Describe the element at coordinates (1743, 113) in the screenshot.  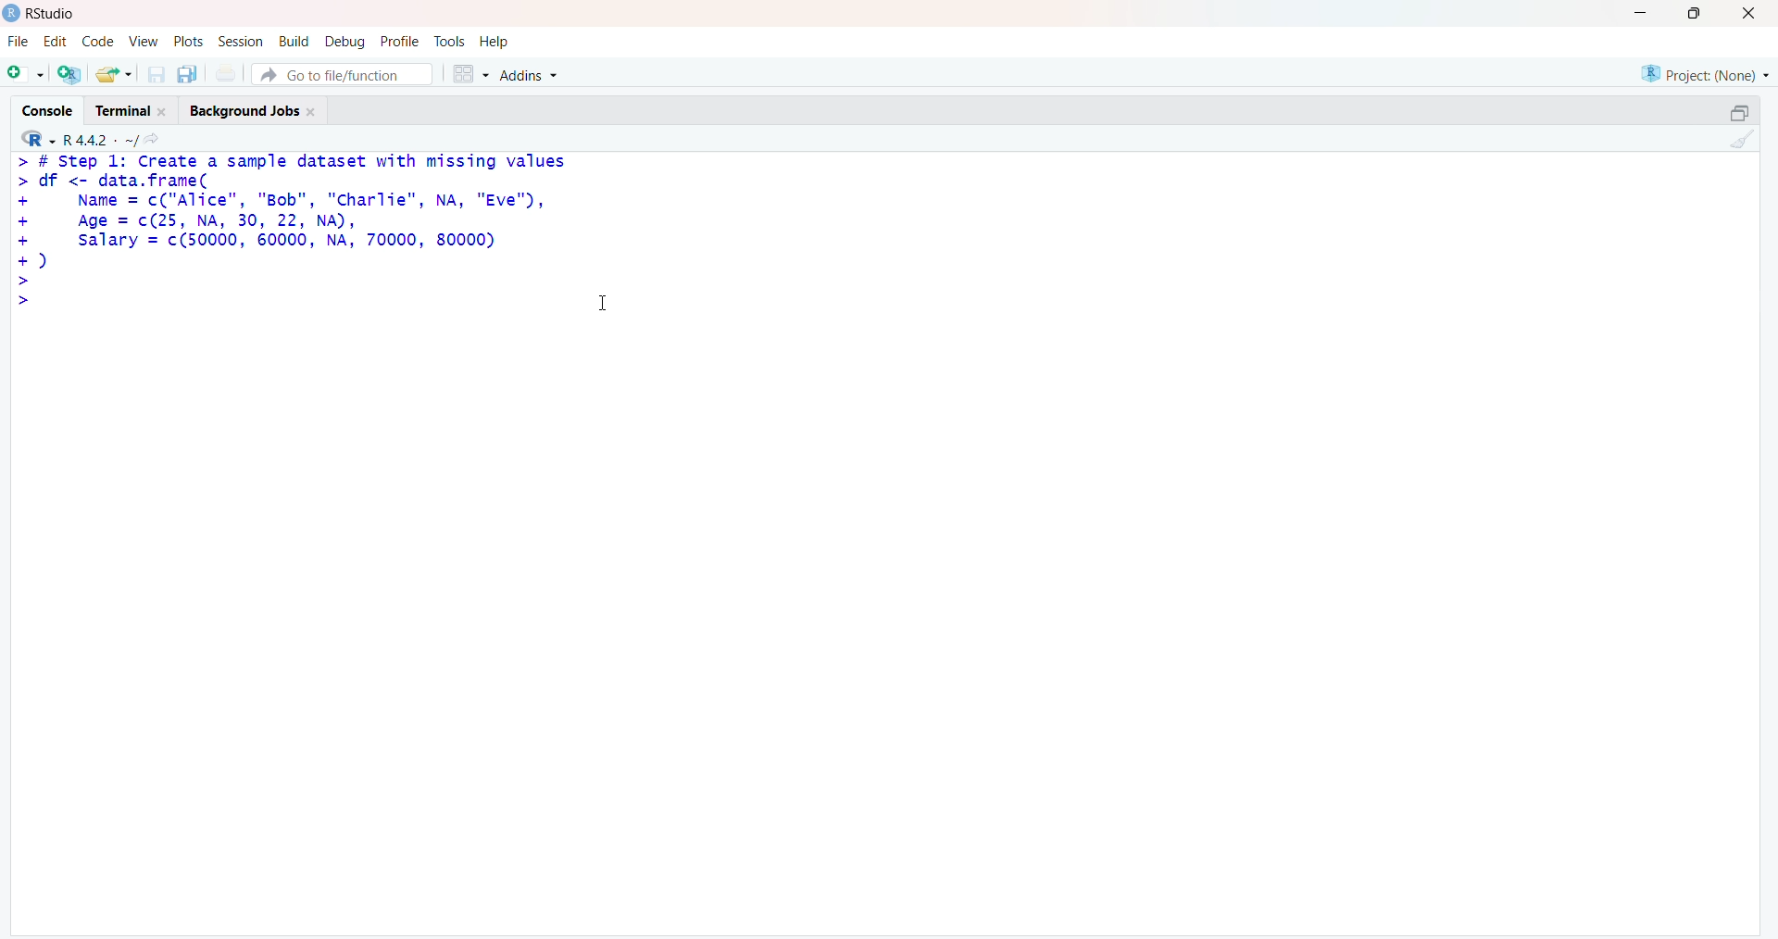
I see `Maximize` at that location.